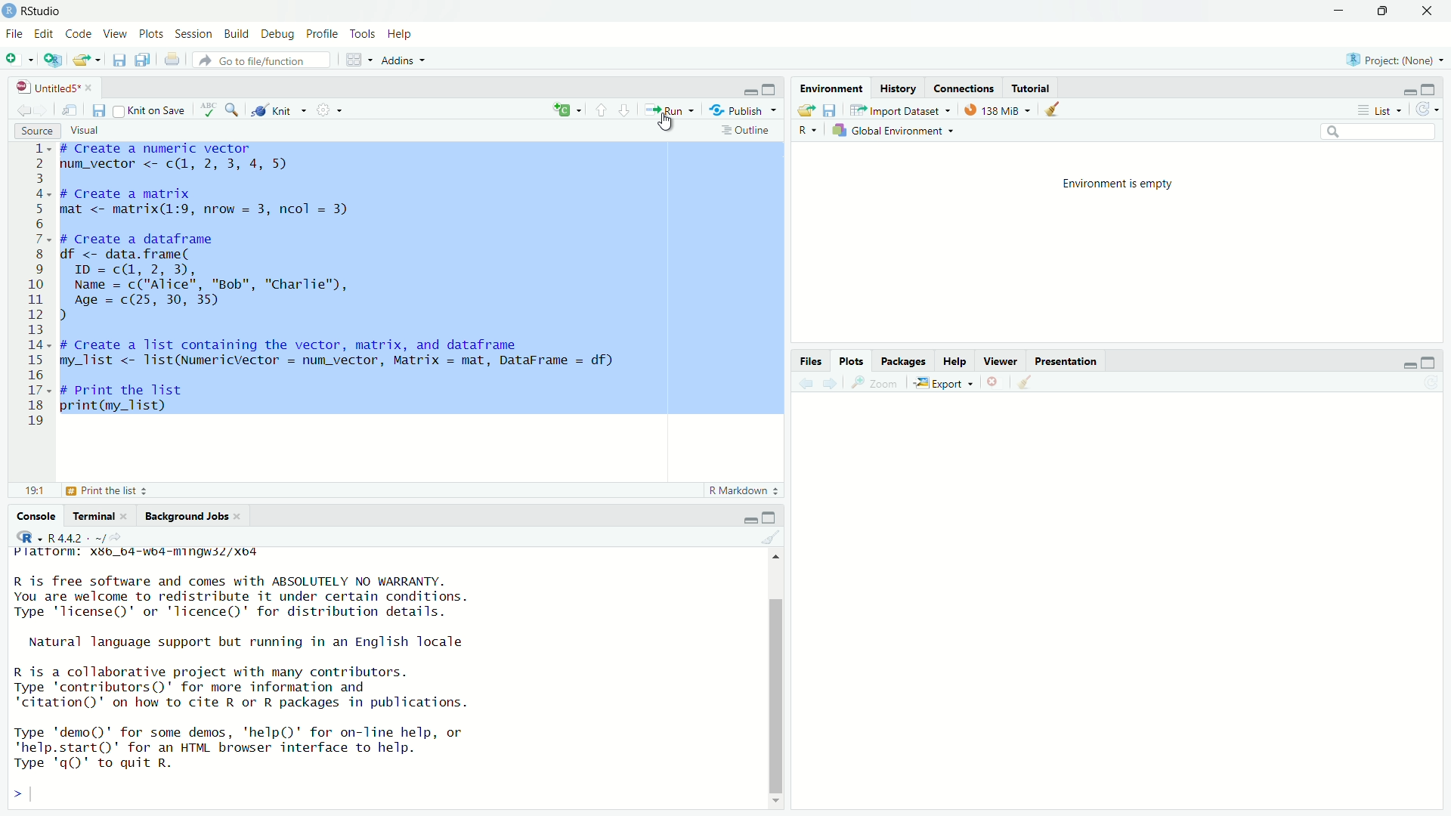 The image size is (1451, 816). What do you see at coordinates (73, 113) in the screenshot?
I see `move` at bounding box center [73, 113].